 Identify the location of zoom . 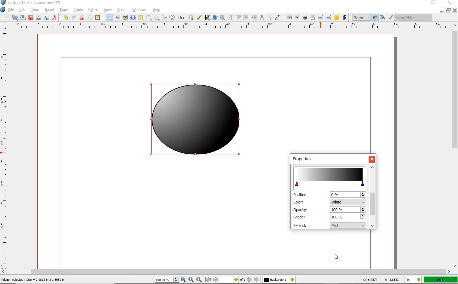
(167, 280).